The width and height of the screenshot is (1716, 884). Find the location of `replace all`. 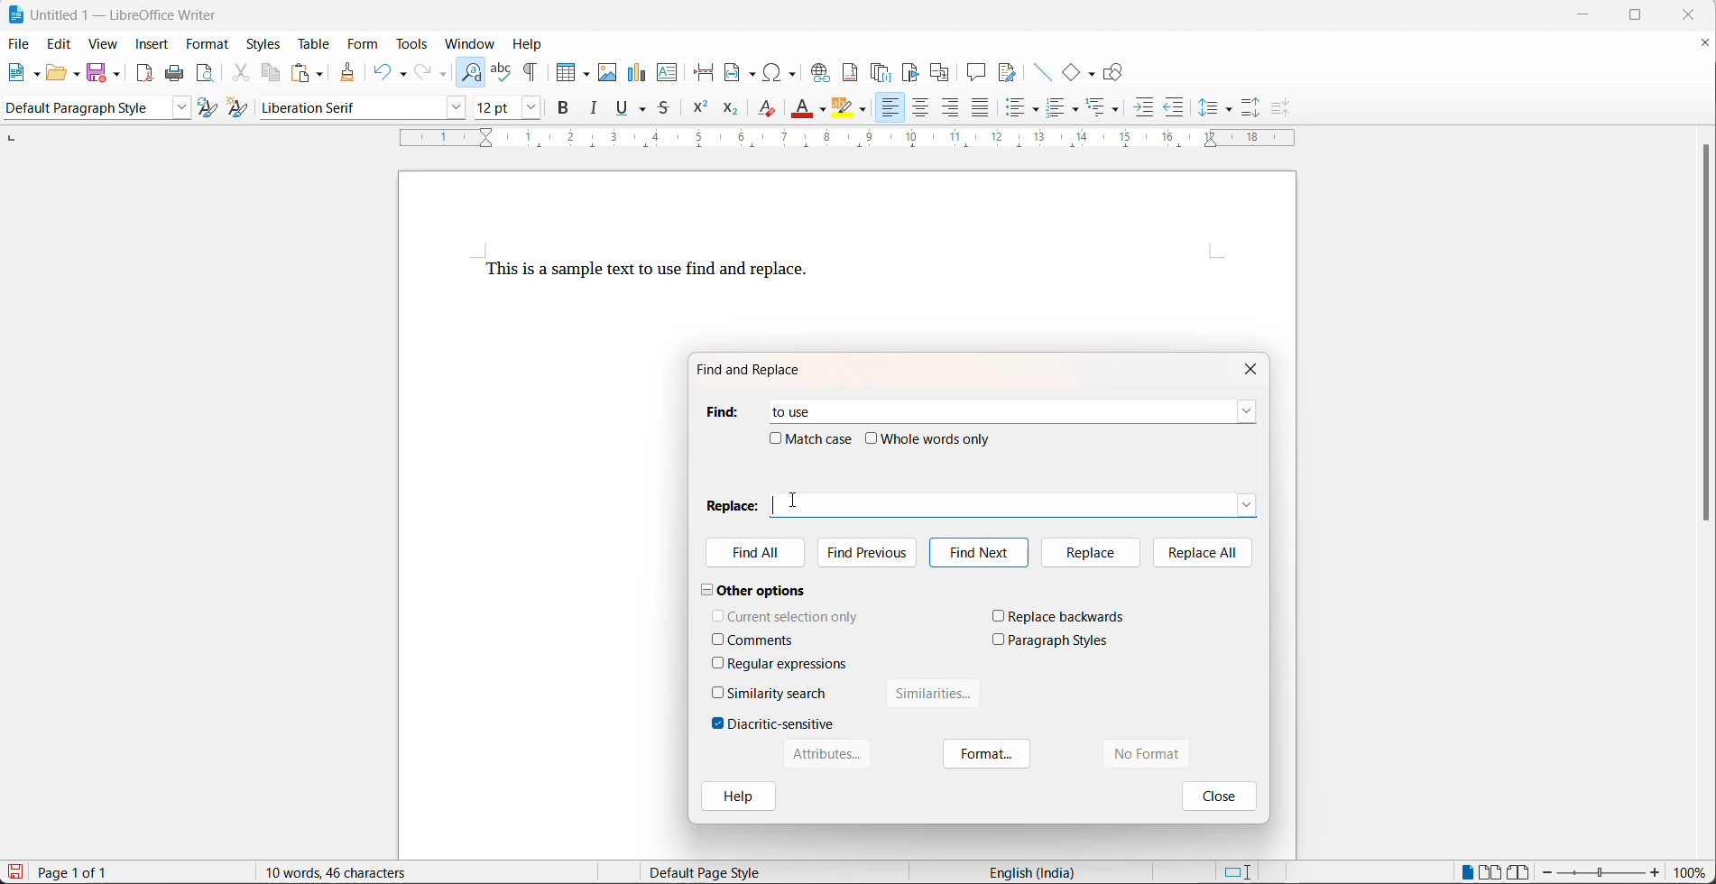

replace all is located at coordinates (1204, 551).